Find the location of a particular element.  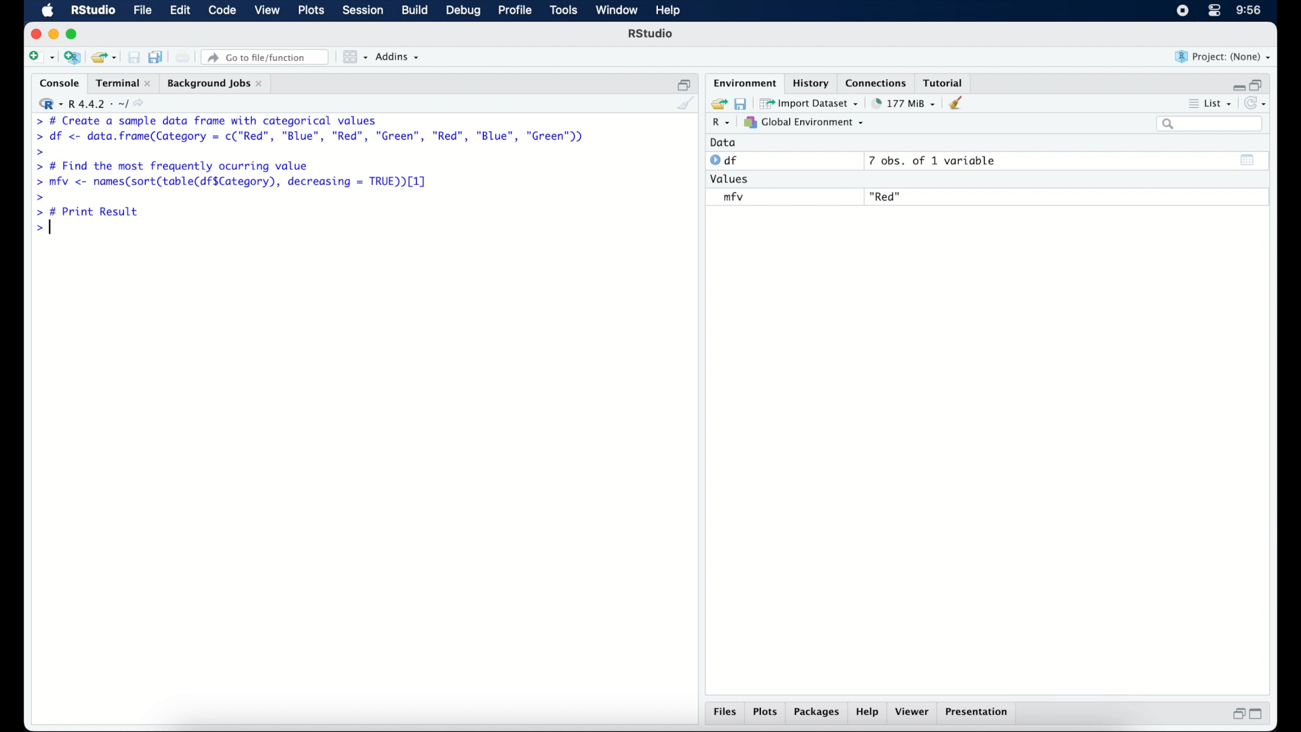

clear is located at coordinates (960, 104).